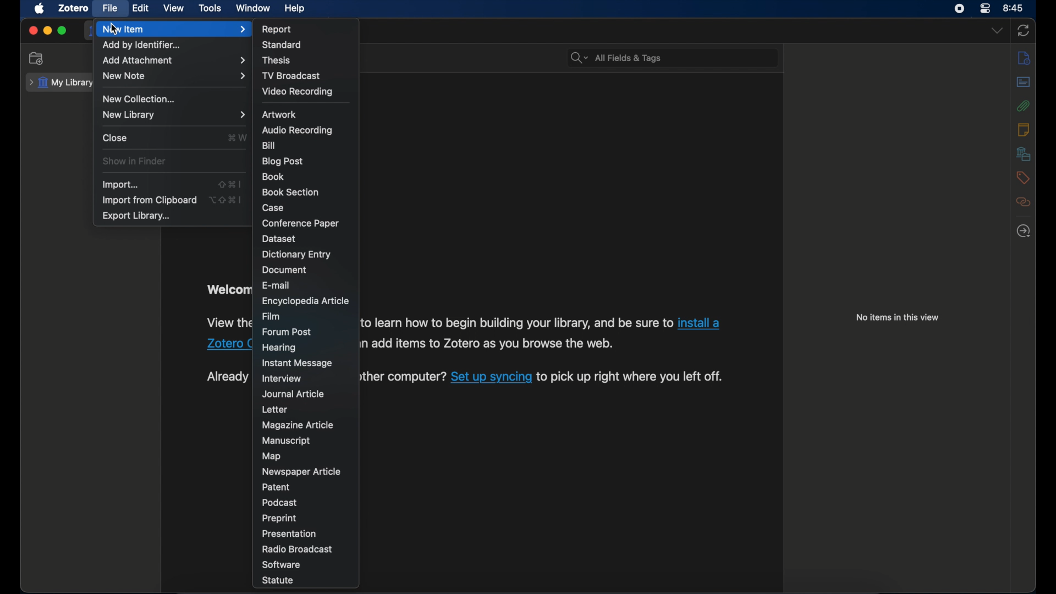 The image size is (1056, 594). Describe the element at coordinates (277, 29) in the screenshot. I see `report` at that location.